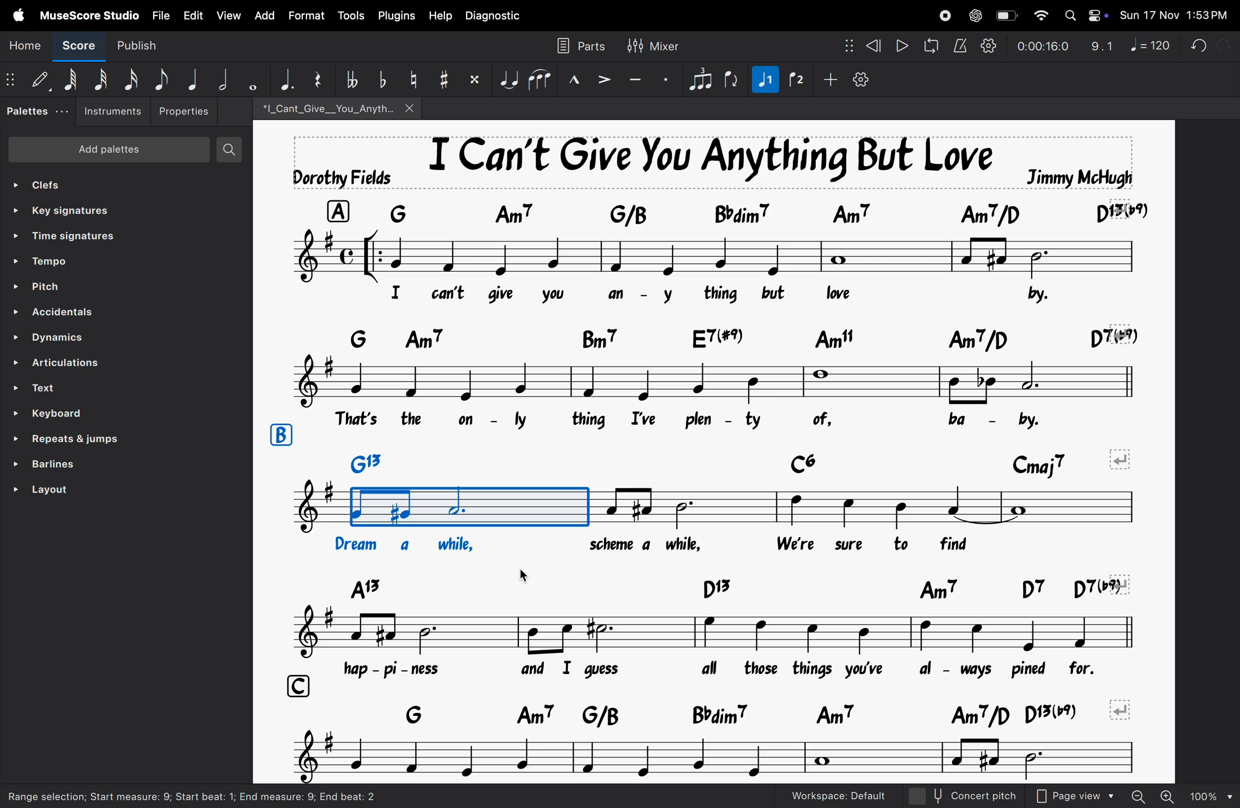  Describe the element at coordinates (55, 337) in the screenshot. I see `Dynamics` at that location.